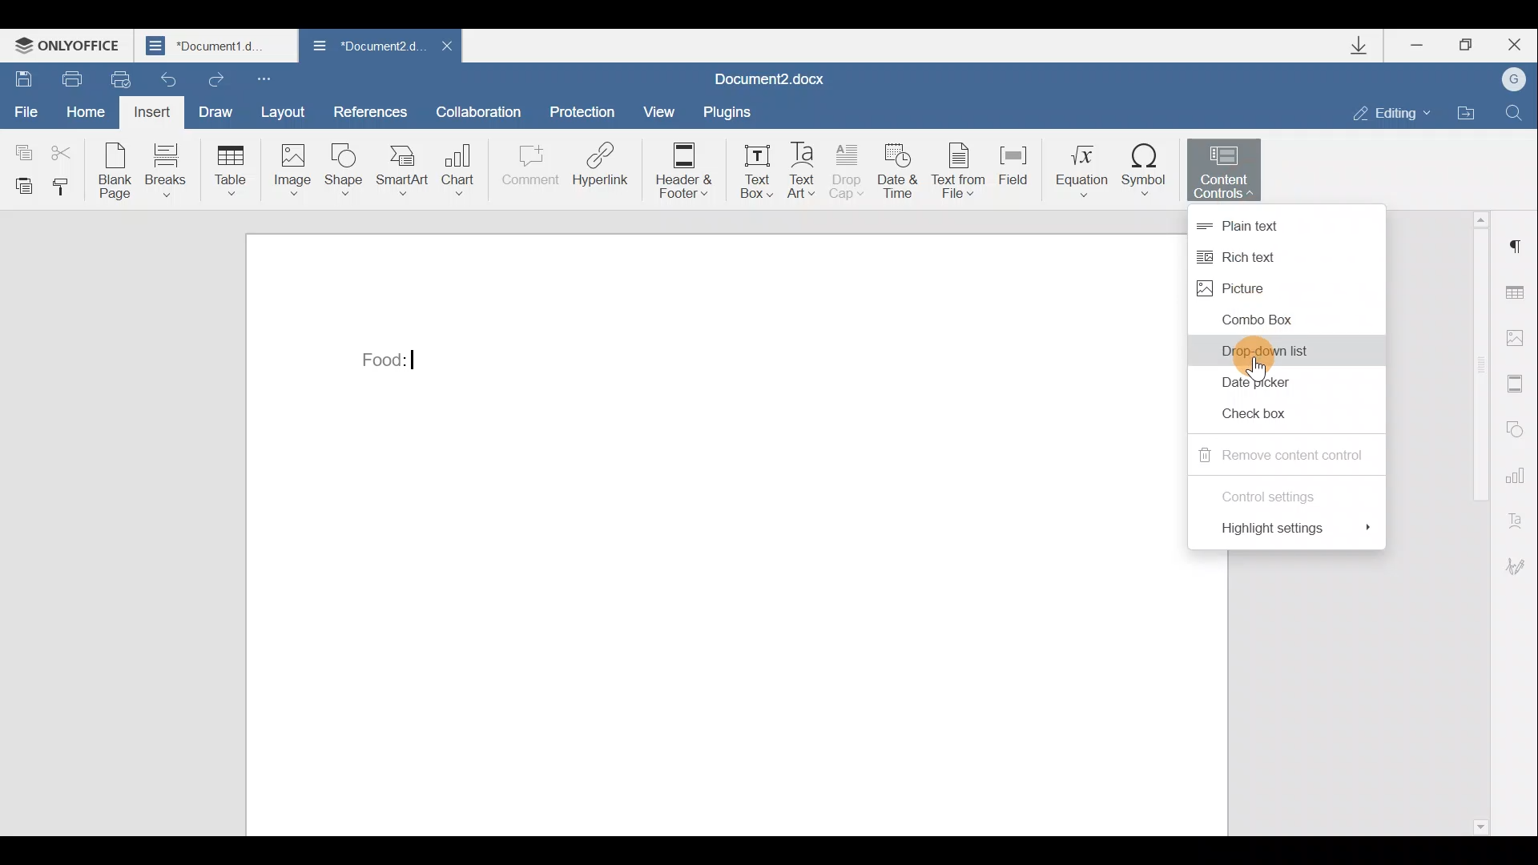 The width and height of the screenshot is (1538, 865). I want to click on File, so click(27, 110).